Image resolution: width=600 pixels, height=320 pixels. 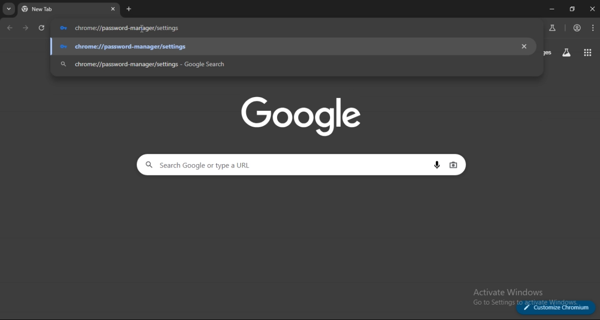 What do you see at coordinates (578, 28) in the screenshot?
I see `account` at bounding box center [578, 28].